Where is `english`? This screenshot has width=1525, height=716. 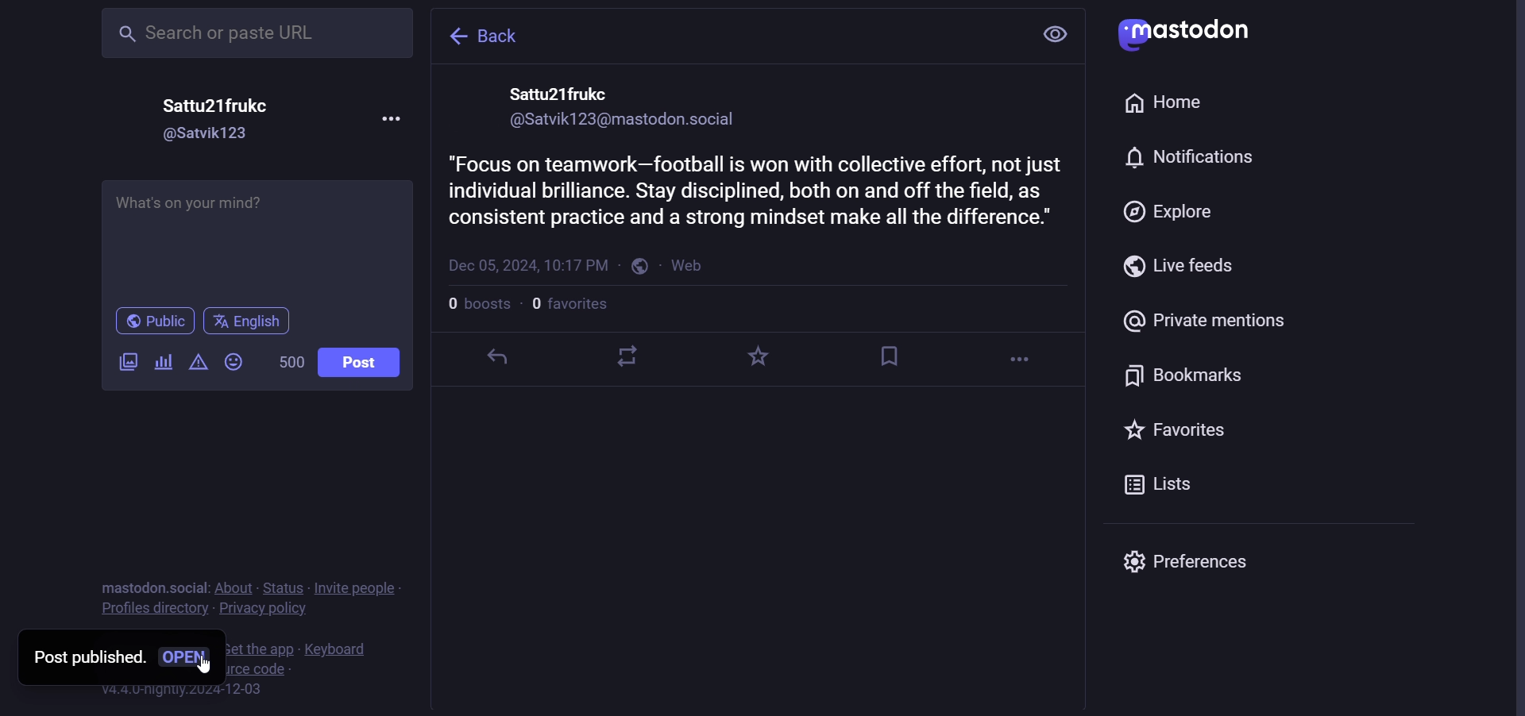
english is located at coordinates (250, 323).